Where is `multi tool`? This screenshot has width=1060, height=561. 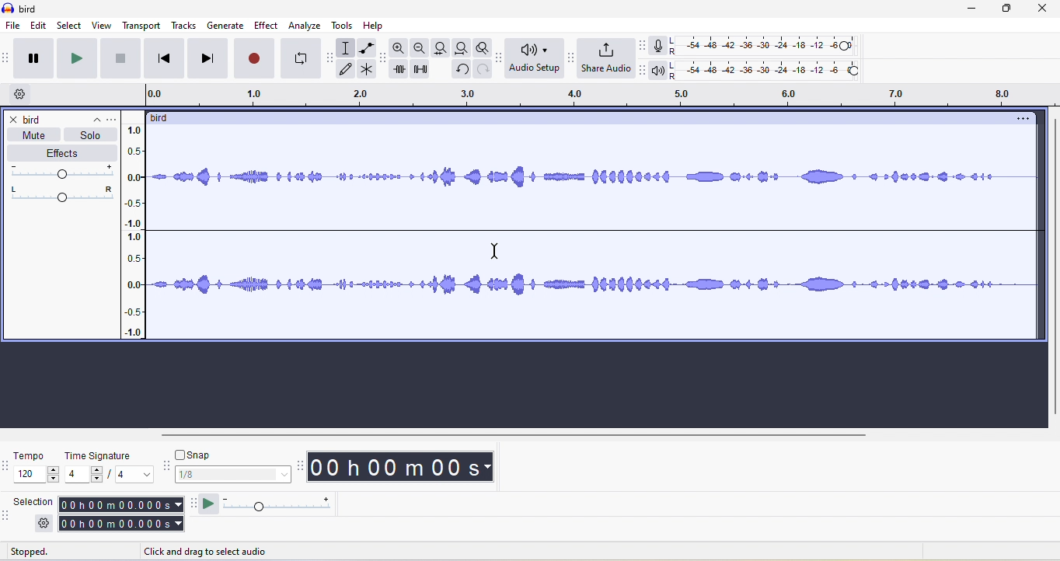 multi tool is located at coordinates (368, 71).